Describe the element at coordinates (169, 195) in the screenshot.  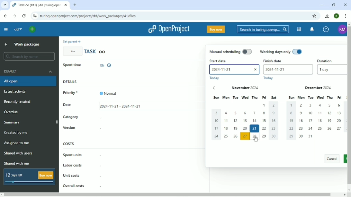
I see `Horizontal scrollbar` at that location.